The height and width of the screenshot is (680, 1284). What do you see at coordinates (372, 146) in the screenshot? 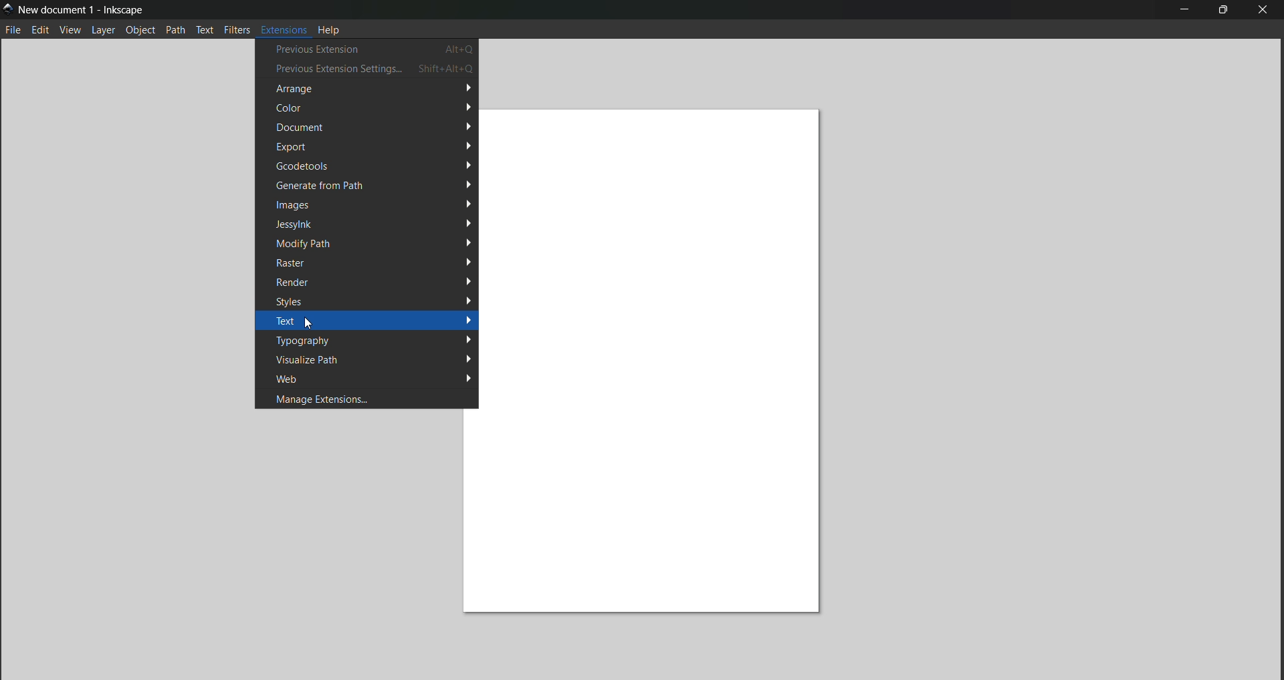
I see `export` at bounding box center [372, 146].